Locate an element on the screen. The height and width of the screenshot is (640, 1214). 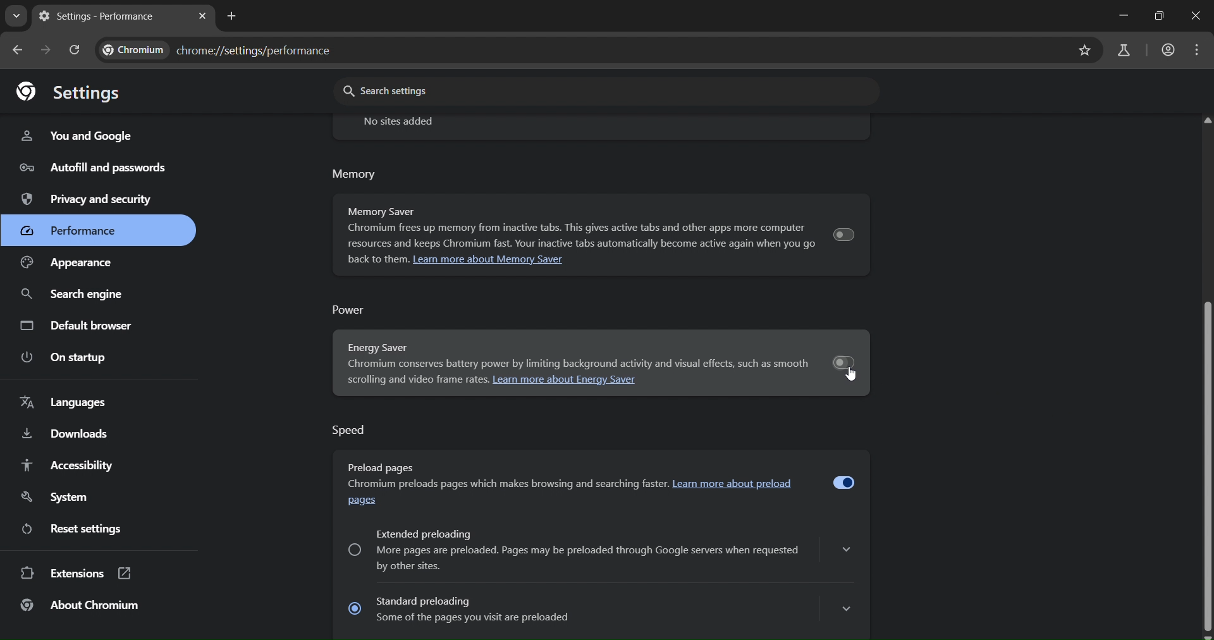
cursor is located at coordinates (852, 378).